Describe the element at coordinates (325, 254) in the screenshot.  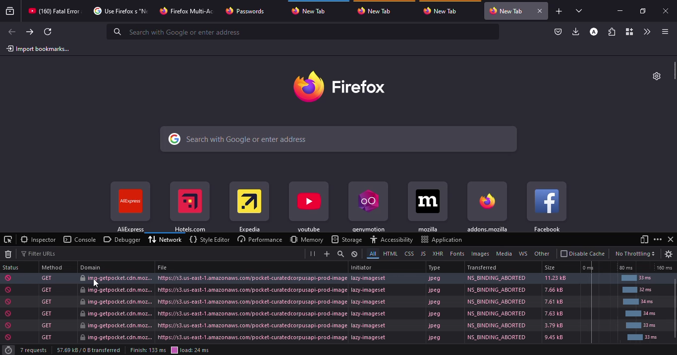
I see `add` at that location.